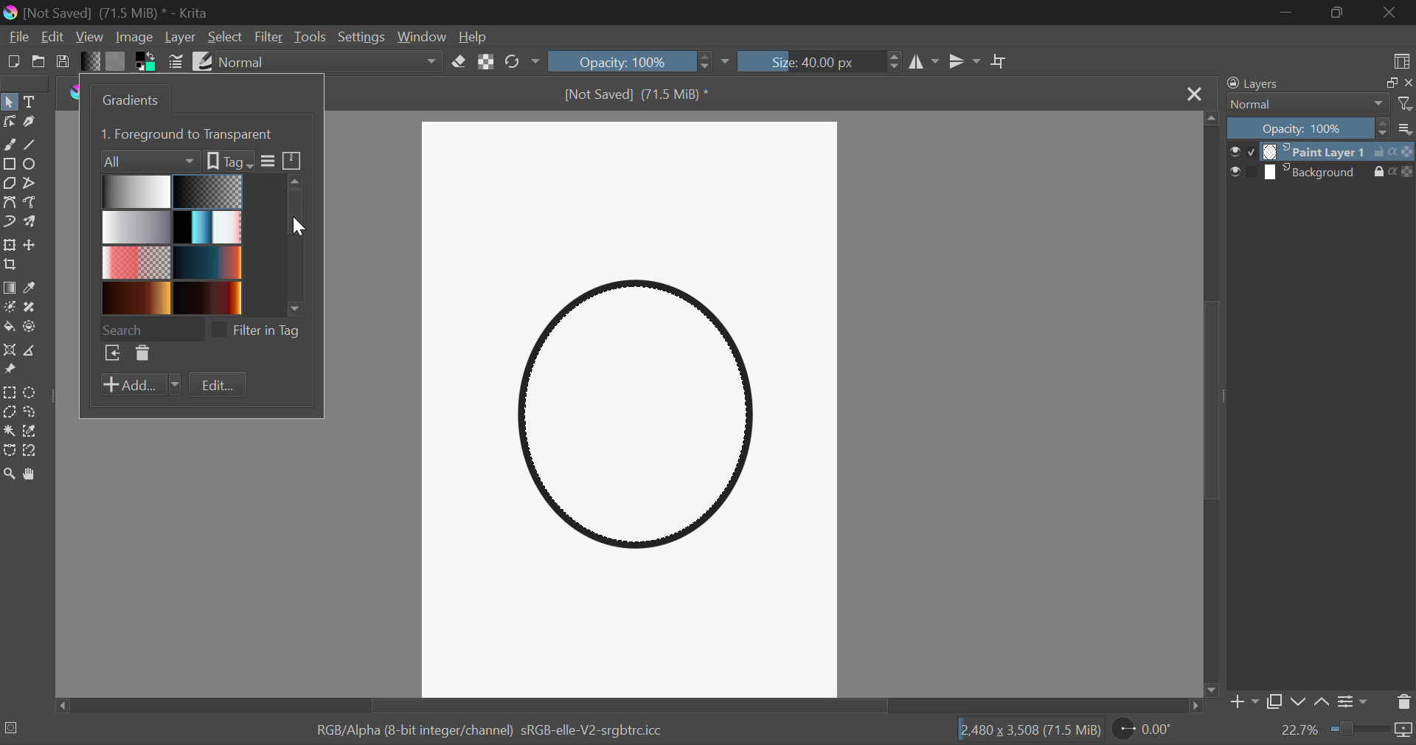 The image size is (1416, 745). I want to click on Scroll Bar, so click(628, 707).